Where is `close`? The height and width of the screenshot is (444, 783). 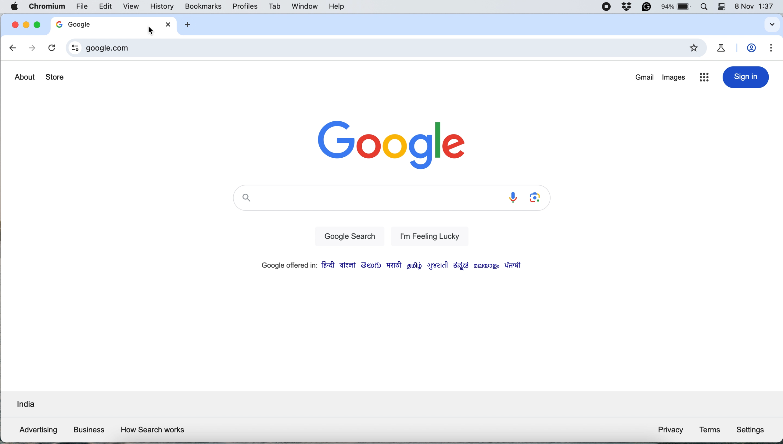 close is located at coordinates (169, 24).